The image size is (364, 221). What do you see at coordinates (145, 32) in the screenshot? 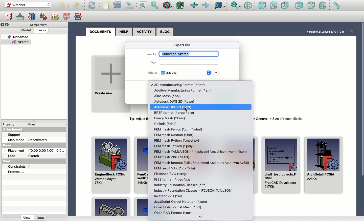
I see `Activity ` at bounding box center [145, 32].